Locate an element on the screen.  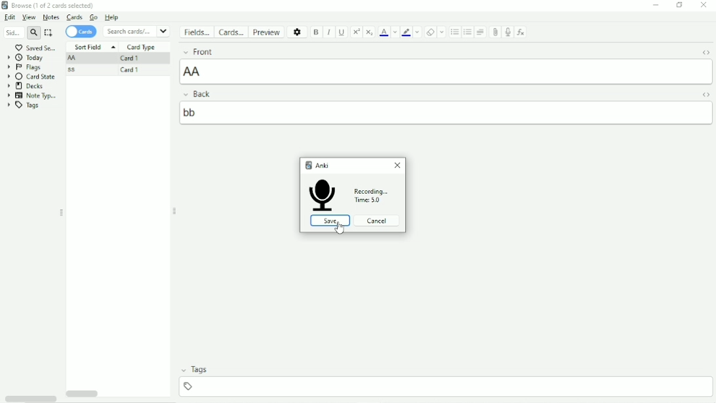
Card 1 is located at coordinates (130, 70).